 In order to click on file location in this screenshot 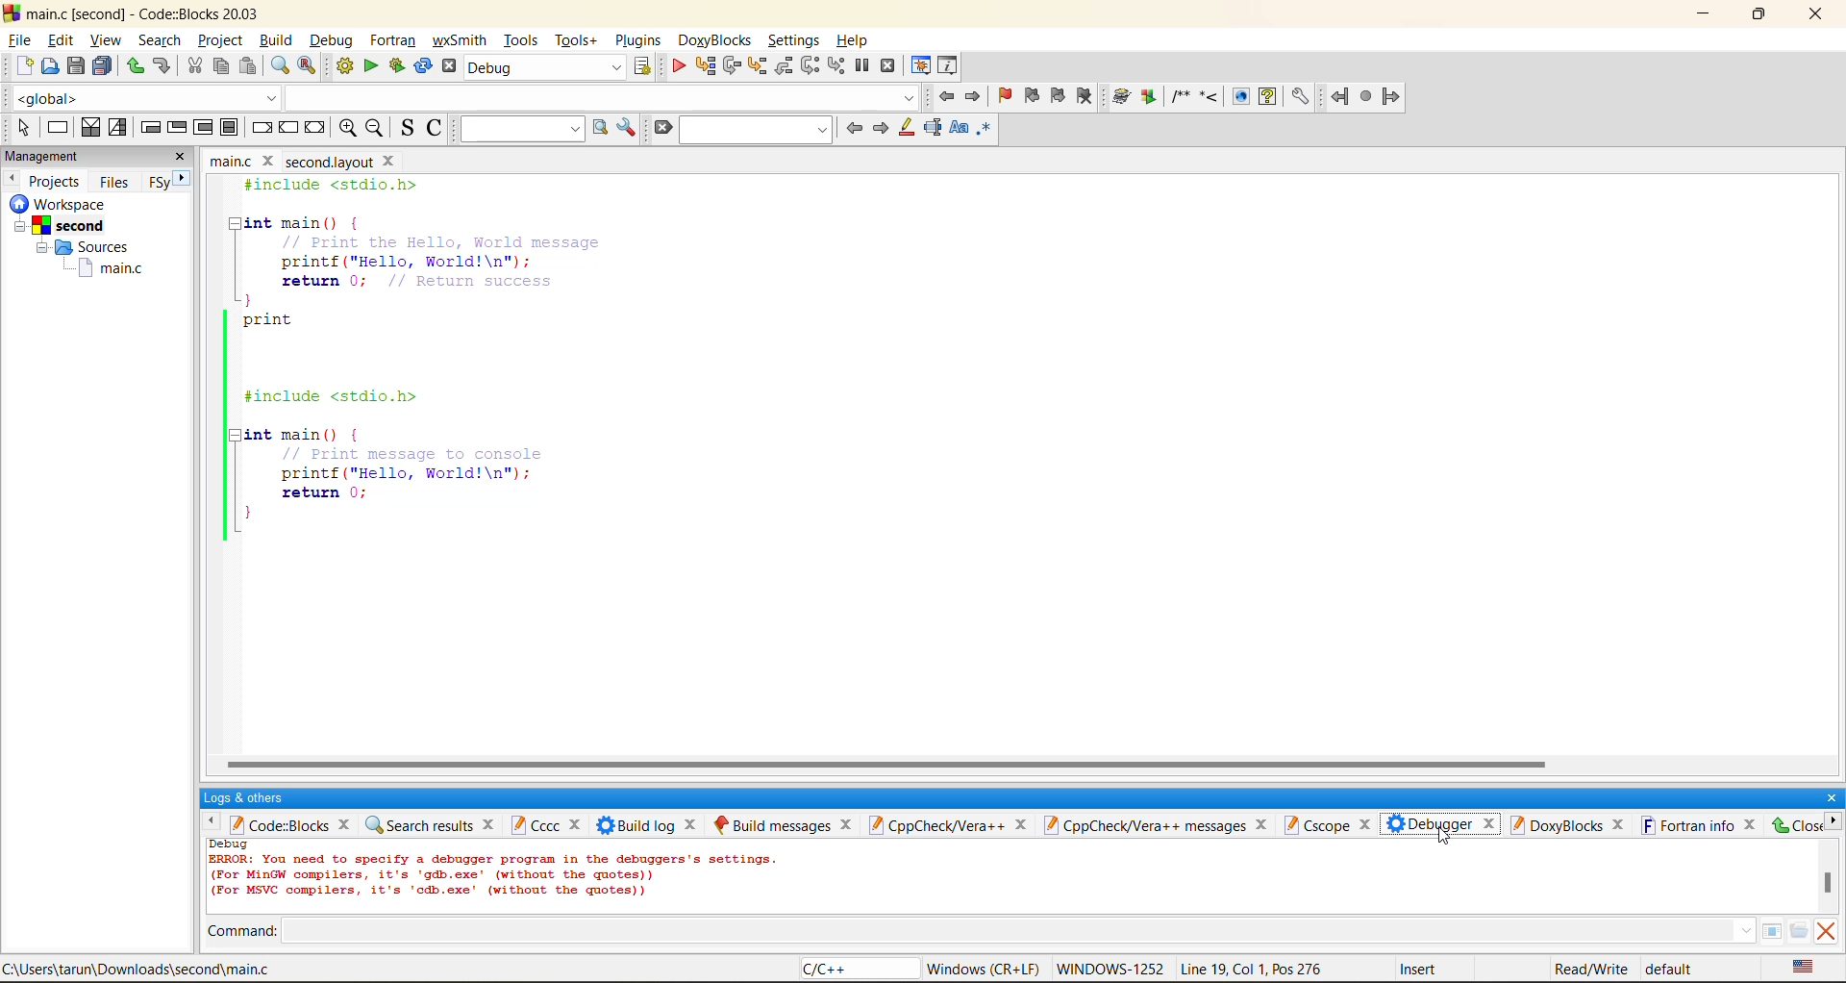, I will do `click(143, 969)`.